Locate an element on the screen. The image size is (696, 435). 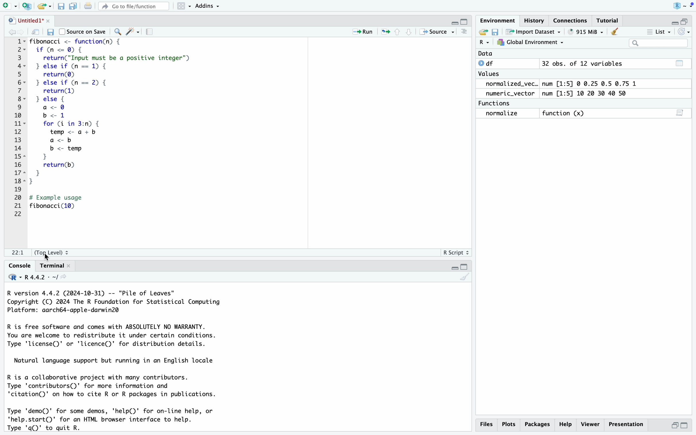
numeric_vector is located at coordinates (509, 94).